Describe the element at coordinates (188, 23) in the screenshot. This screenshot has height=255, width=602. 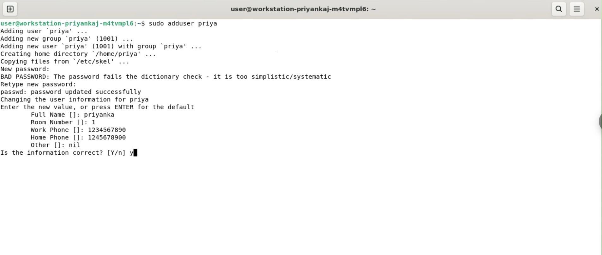
I see `sudo adduser priya` at that location.